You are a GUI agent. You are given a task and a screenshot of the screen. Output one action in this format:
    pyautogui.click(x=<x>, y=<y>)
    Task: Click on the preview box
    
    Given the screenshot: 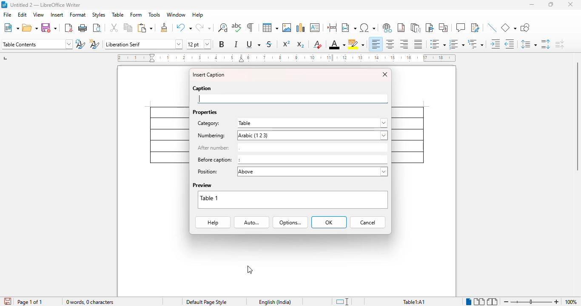 What is the action you would take?
    pyautogui.click(x=293, y=200)
    